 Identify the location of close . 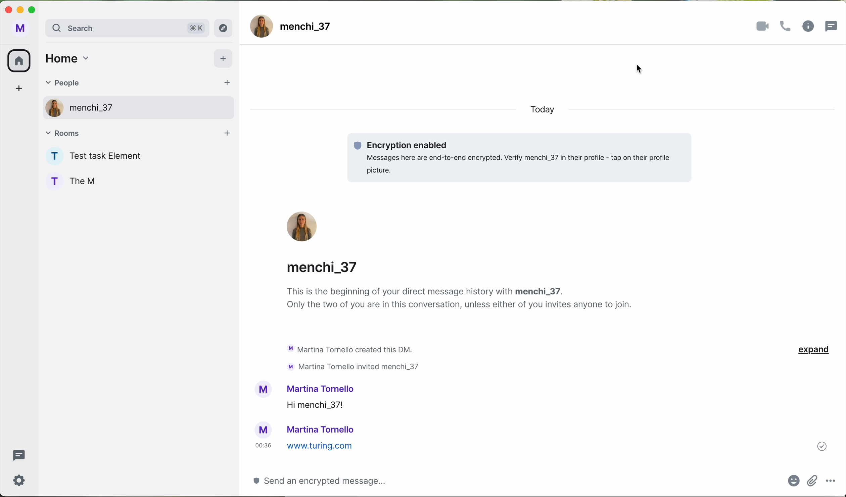
(7, 9).